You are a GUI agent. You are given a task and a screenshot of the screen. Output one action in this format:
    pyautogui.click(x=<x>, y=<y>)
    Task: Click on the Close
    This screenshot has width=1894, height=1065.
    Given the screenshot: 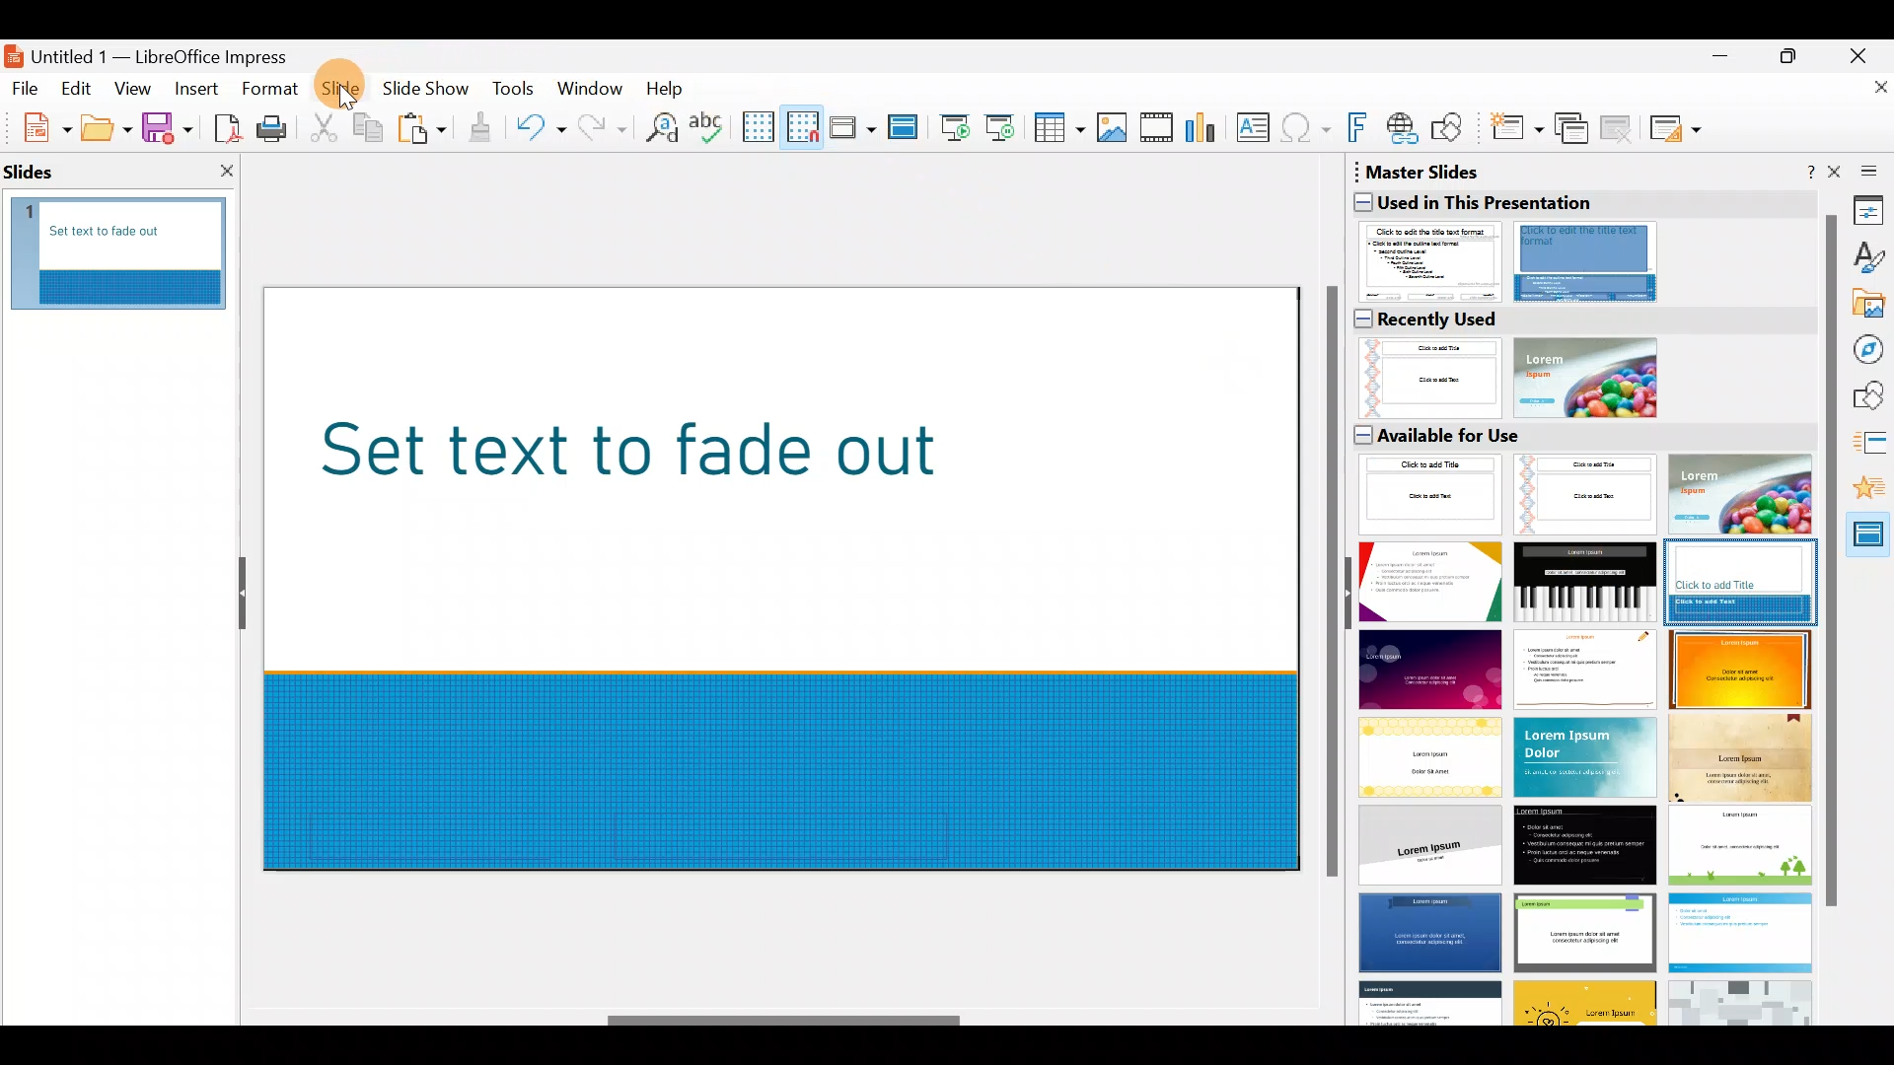 What is the action you would take?
    pyautogui.click(x=1865, y=53)
    